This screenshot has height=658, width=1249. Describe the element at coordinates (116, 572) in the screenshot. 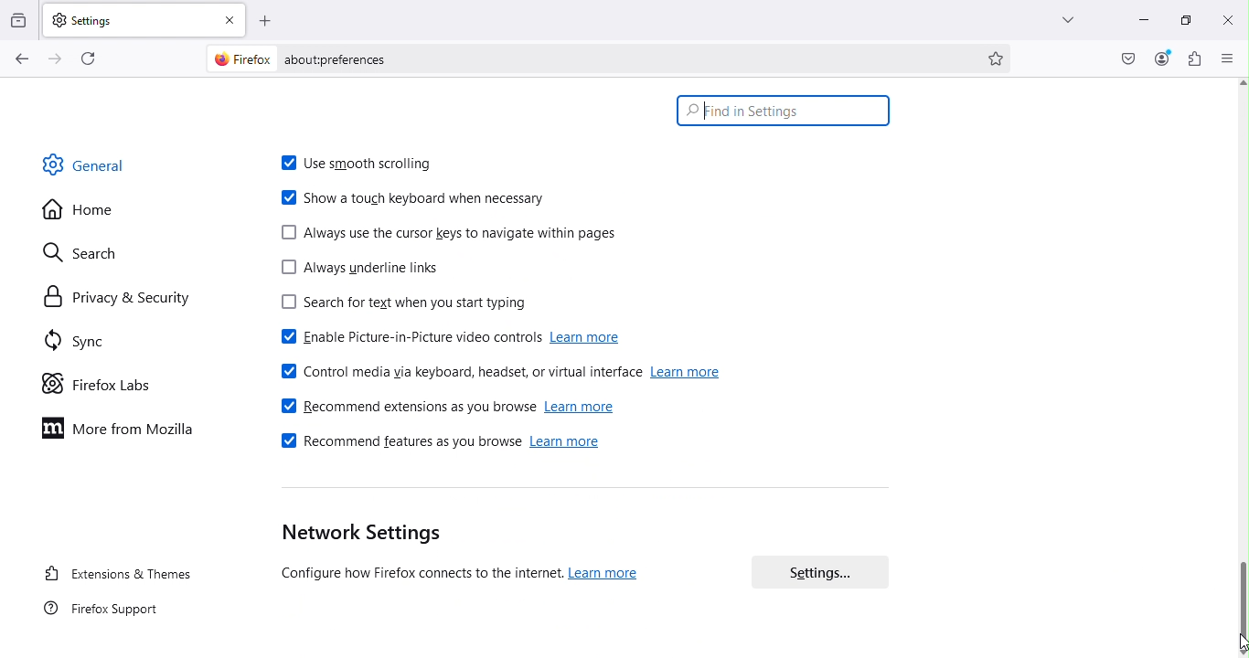

I see `Extensions and themes` at that location.